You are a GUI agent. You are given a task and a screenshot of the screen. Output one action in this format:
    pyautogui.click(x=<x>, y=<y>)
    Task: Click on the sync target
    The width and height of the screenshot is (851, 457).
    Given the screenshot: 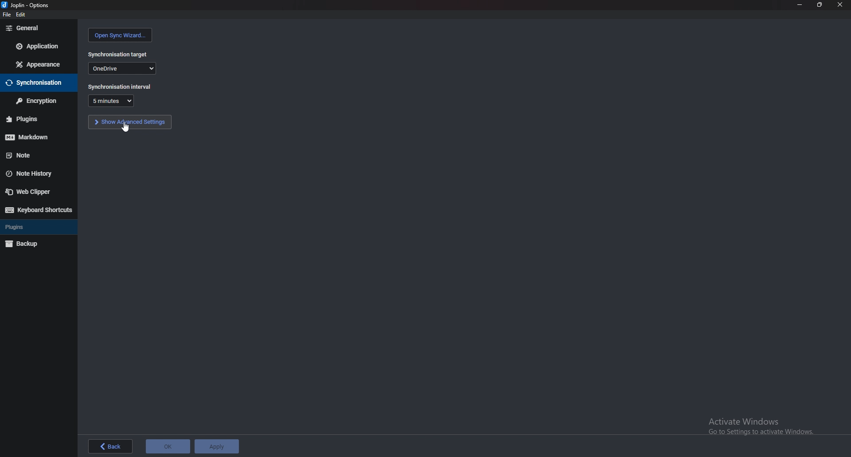 What is the action you would take?
    pyautogui.click(x=122, y=68)
    